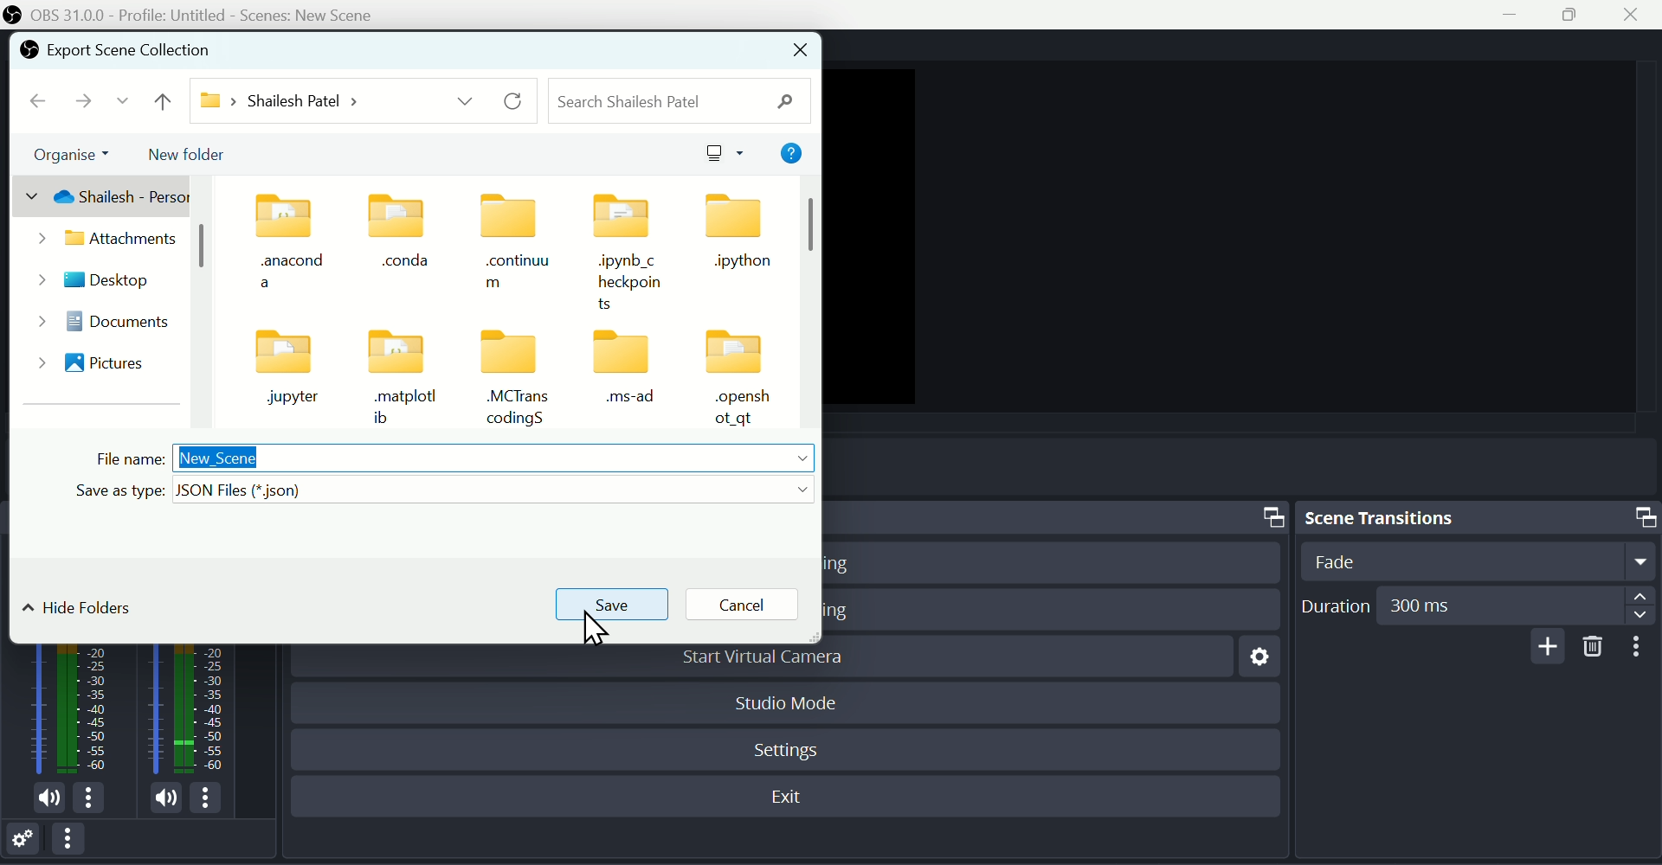  What do you see at coordinates (1476, 516) in the screenshot?
I see `Scene transition` at bounding box center [1476, 516].